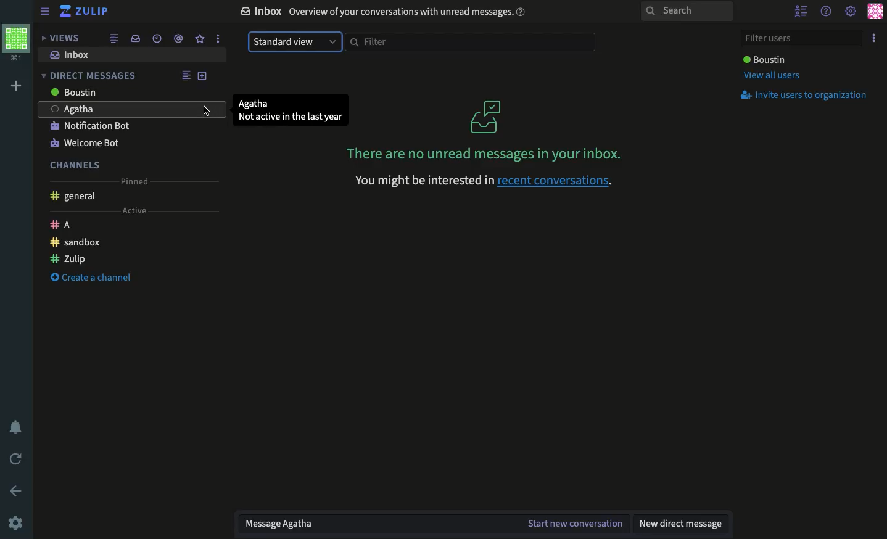  What do you see at coordinates (294, 42) in the screenshot?
I see `Standard view` at bounding box center [294, 42].